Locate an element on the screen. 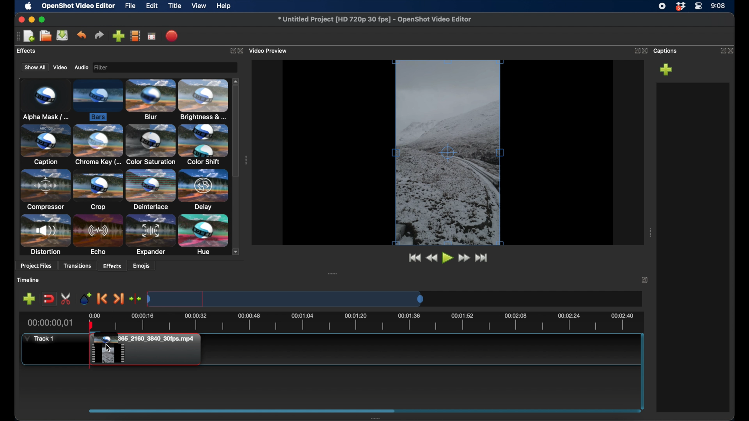 This screenshot has width=749, height=421. compressor is located at coordinates (45, 190).